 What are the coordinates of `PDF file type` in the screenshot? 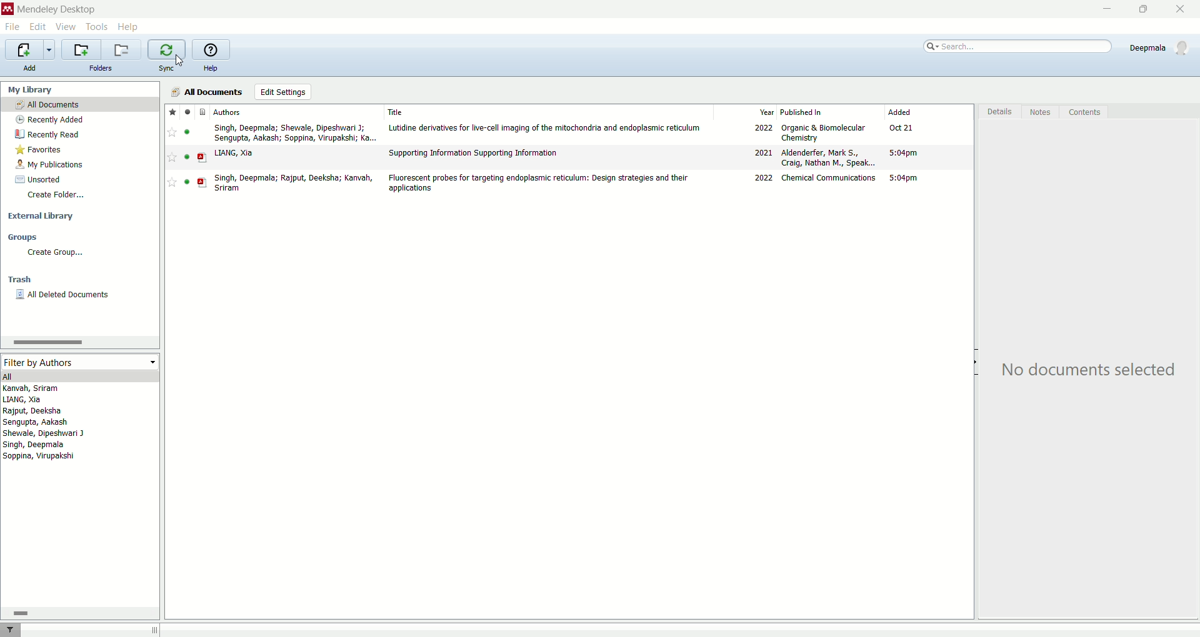 It's located at (202, 157).